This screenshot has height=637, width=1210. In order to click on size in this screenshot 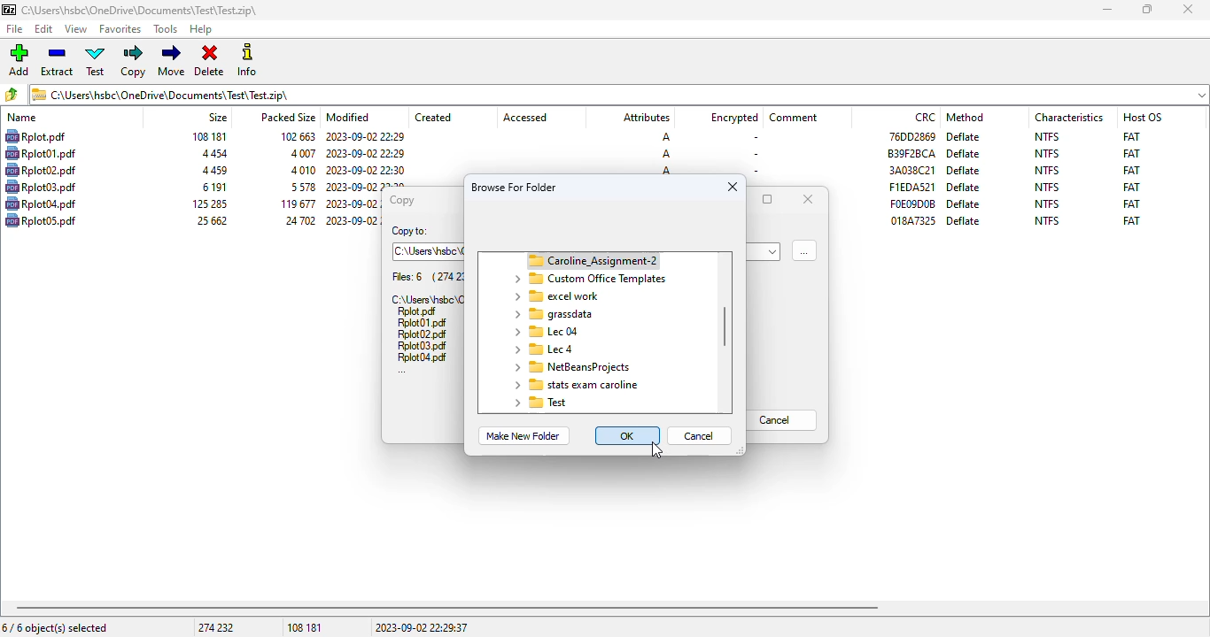, I will do `click(212, 154)`.